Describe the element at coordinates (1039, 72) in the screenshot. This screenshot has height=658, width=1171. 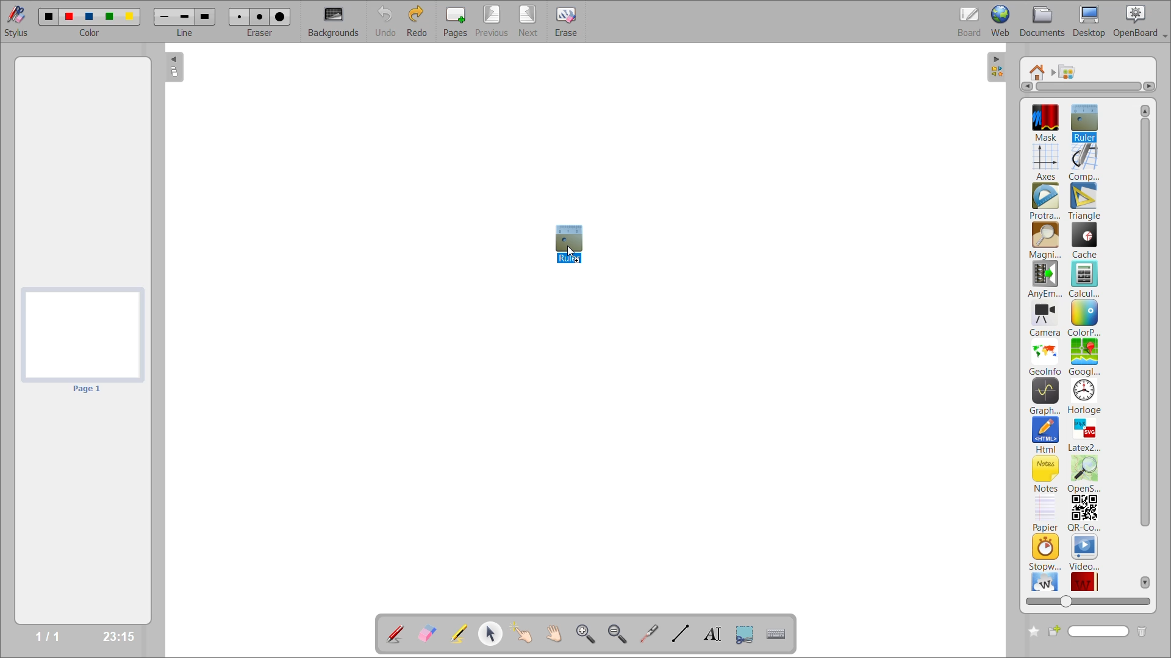
I see `root` at that location.